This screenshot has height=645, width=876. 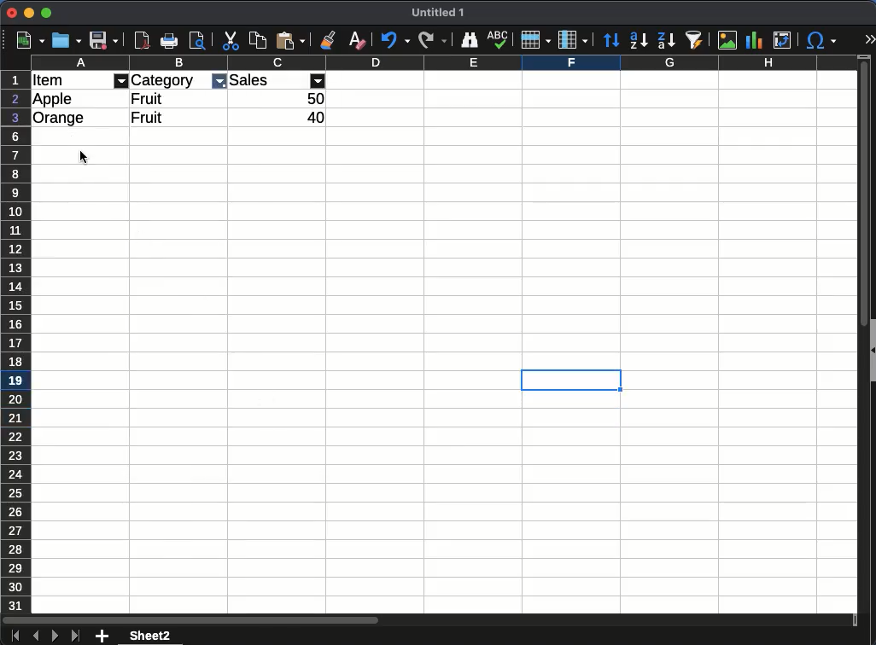 What do you see at coordinates (168, 40) in the screenshot?
I see `print` at bounding box center [168, 40].